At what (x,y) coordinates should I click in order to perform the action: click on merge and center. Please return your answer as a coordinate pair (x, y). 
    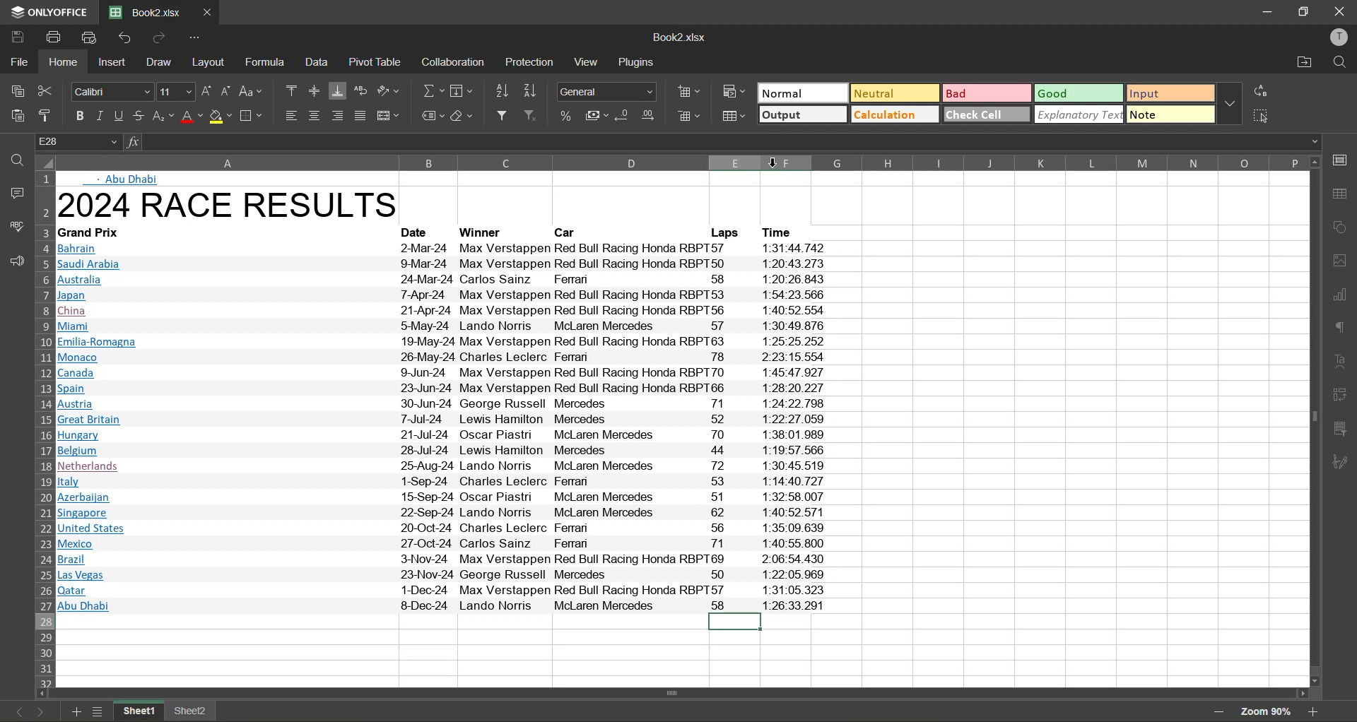
    Looking at the image, I should click on (387, 114).